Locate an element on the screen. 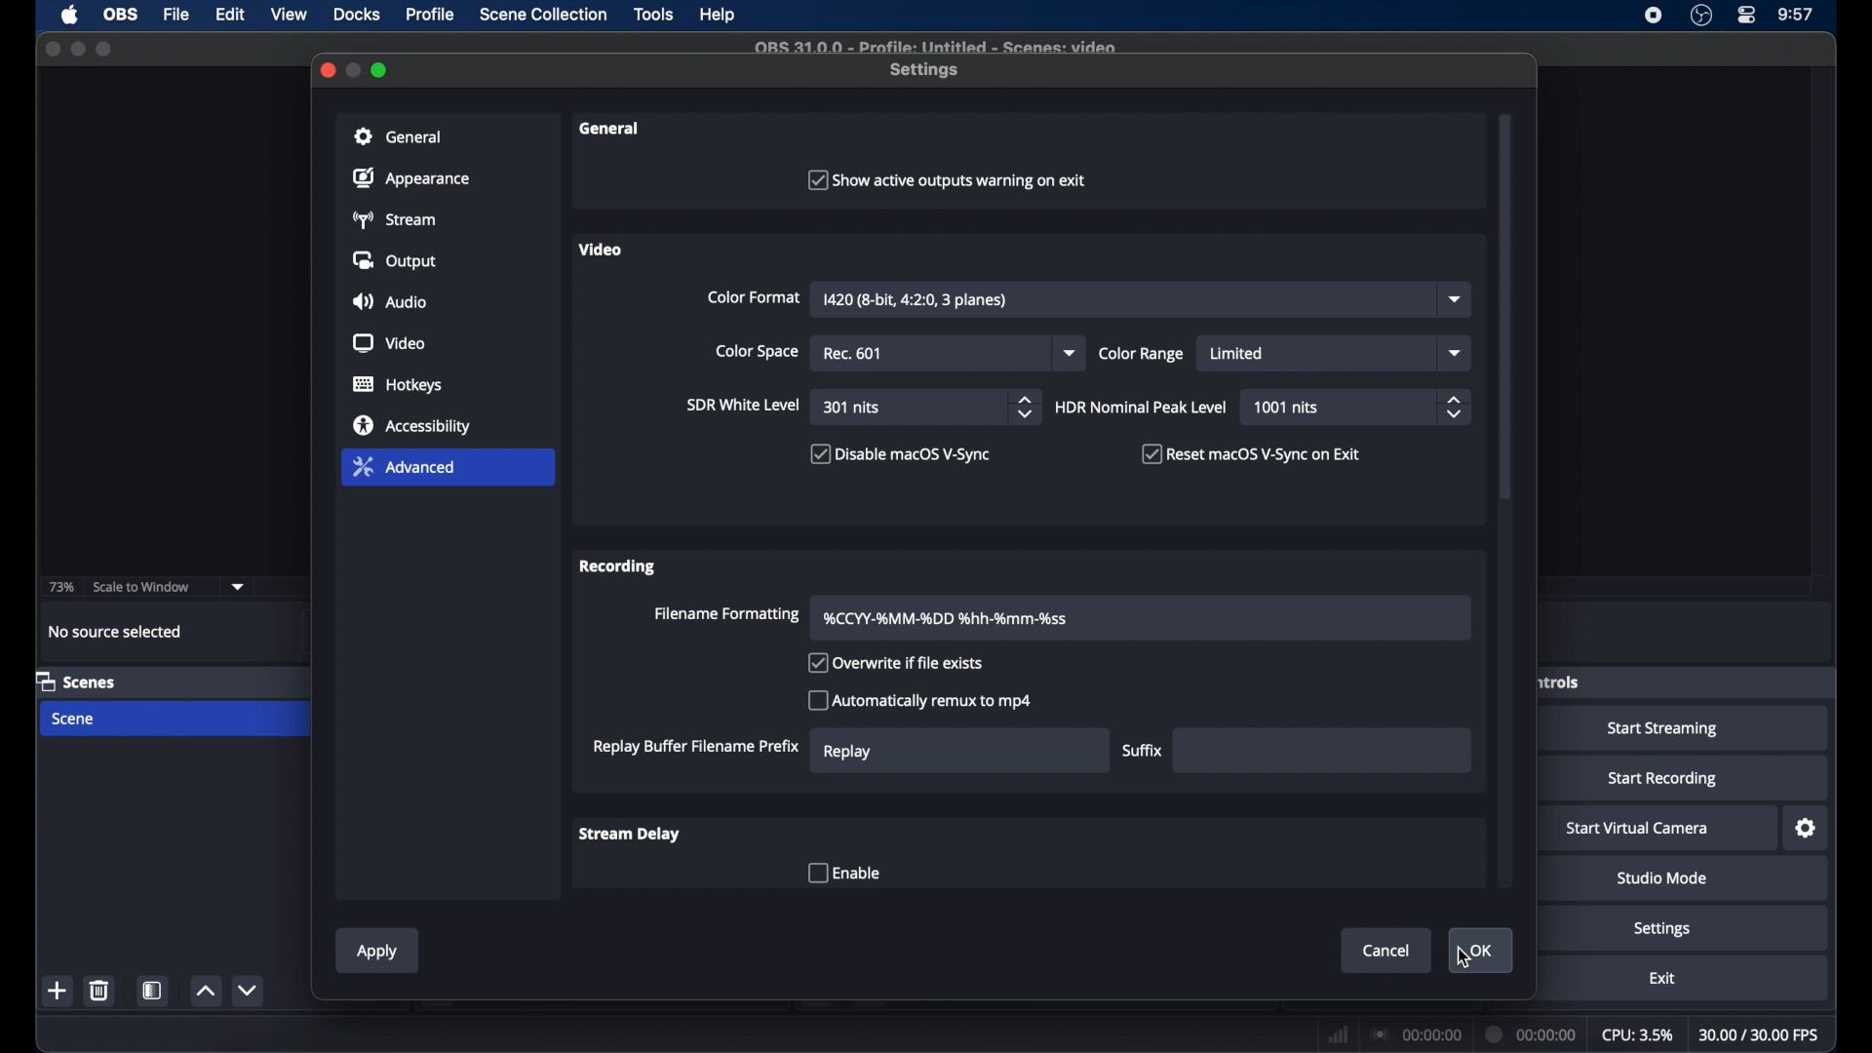 The image size is (1872, 1053). exit is located at coordinates (1661, 978).